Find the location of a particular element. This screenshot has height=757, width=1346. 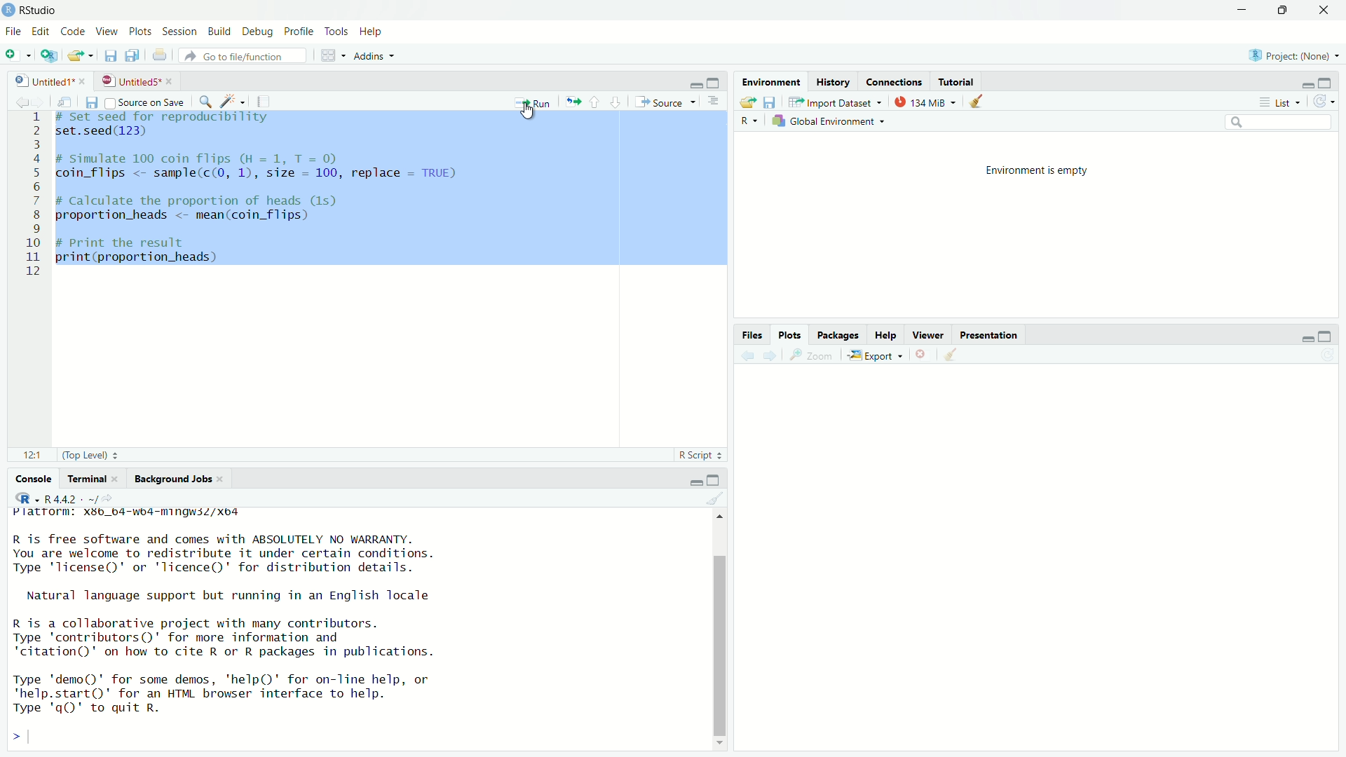

minimize is located at coordinates (1304, 336).